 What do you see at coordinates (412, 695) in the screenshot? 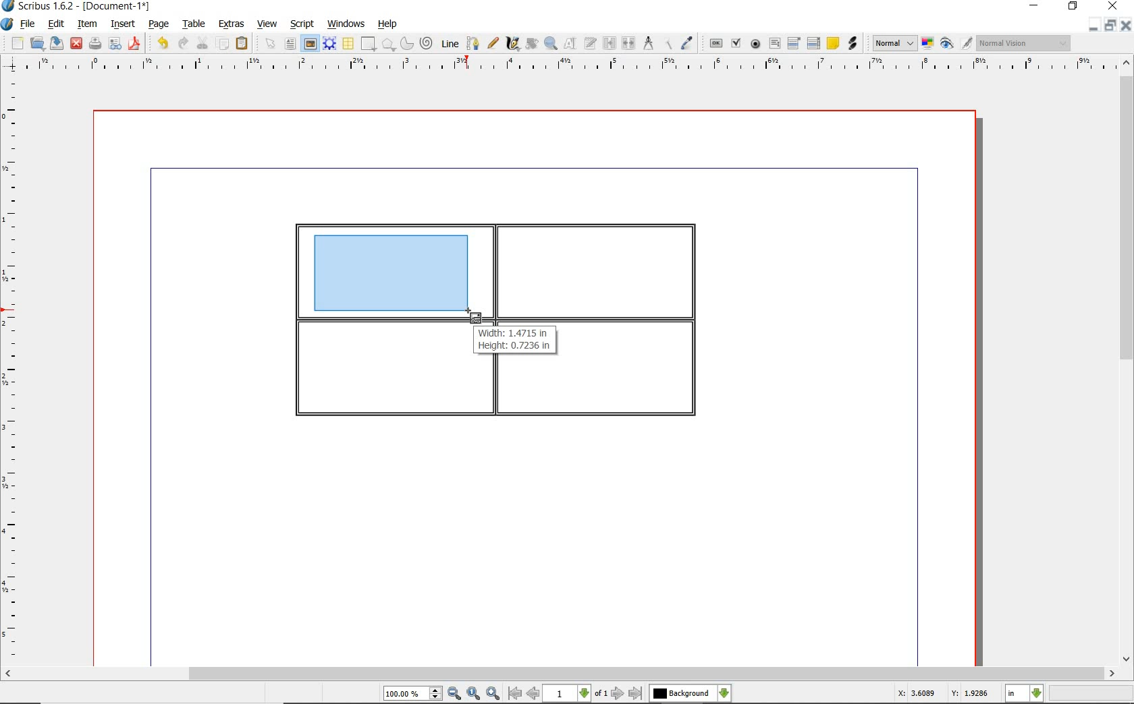
I see `select current zoom level` at bounding box center [412, 695].